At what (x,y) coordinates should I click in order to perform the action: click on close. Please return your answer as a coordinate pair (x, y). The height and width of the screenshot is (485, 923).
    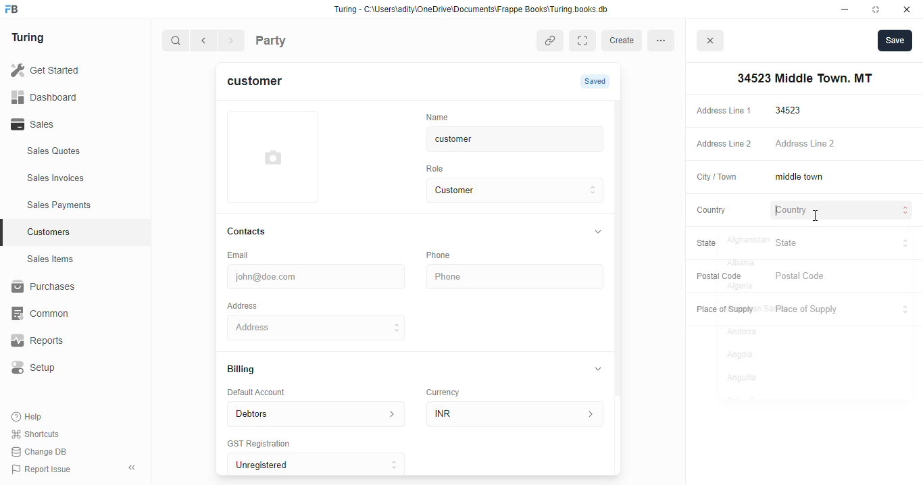
    Looking at the image, I should click on (909, 9).